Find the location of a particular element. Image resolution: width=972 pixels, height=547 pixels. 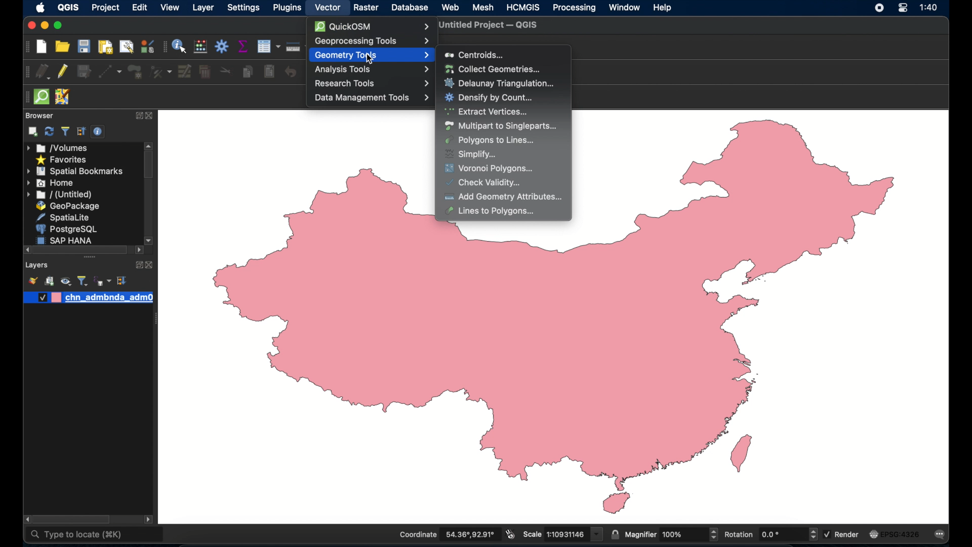

drag handles is located at coordinates (91, 258).